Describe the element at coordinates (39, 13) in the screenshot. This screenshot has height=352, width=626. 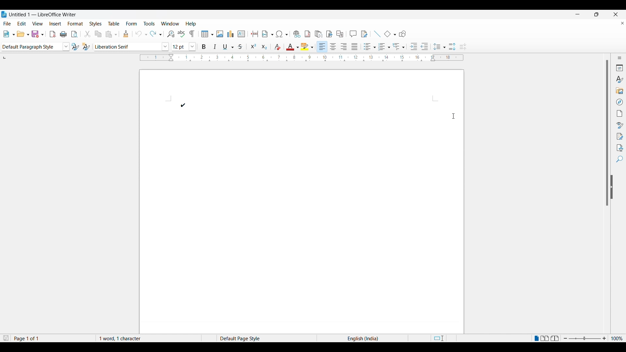
I see `Untitled 1 — LibreOffice Writer` at that location.